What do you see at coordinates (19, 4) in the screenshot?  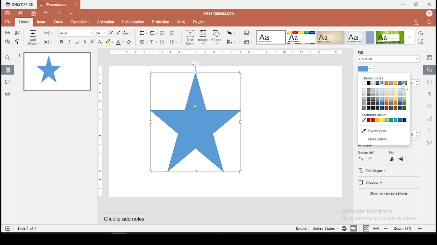 I see `icon` at bounding box center [19, 4].